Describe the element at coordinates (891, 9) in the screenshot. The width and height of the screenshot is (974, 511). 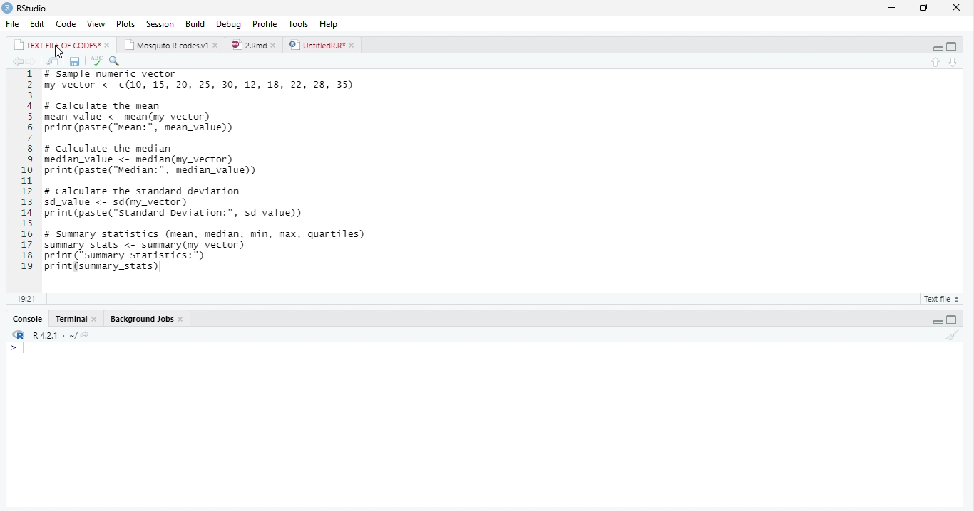
I see `minimize` at that location.